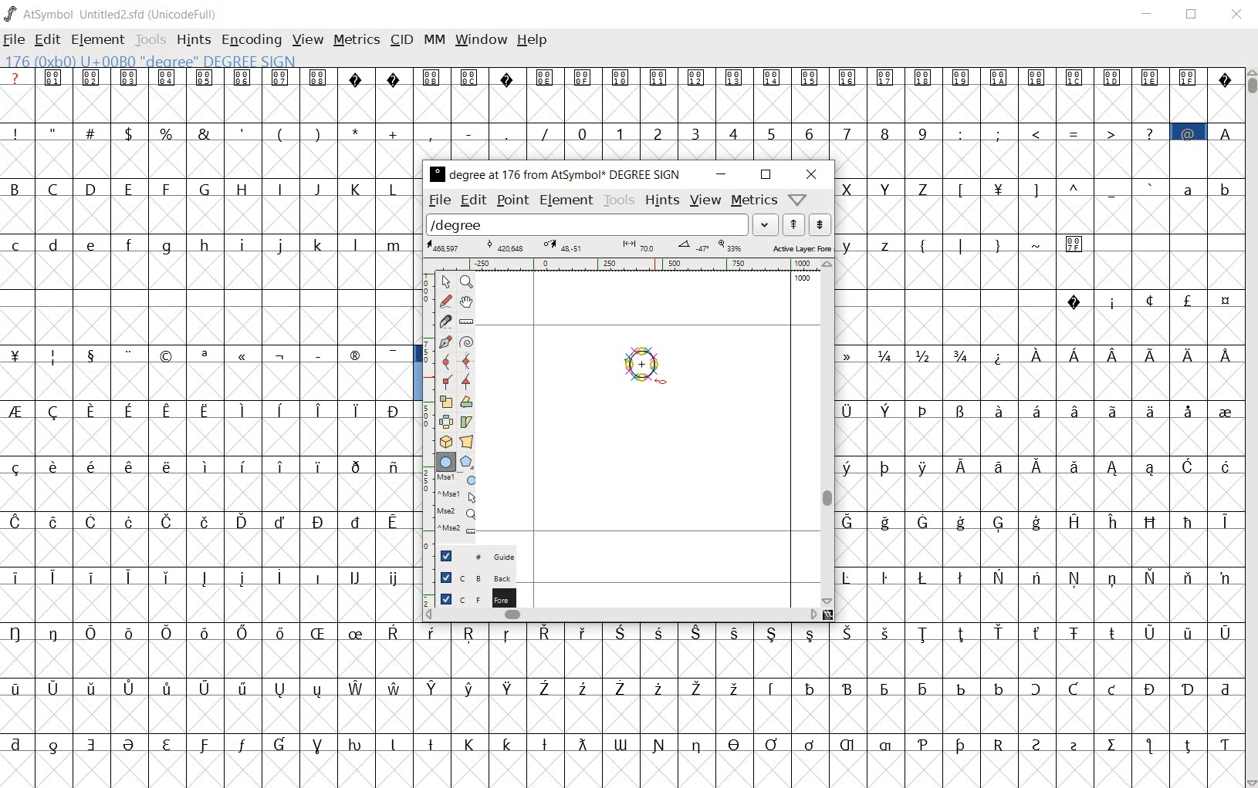 The width and height of the screenshot is (1258, 788). Describe the element at coordinates (279, 131) in the screenshot. I see `special characters` at that location.